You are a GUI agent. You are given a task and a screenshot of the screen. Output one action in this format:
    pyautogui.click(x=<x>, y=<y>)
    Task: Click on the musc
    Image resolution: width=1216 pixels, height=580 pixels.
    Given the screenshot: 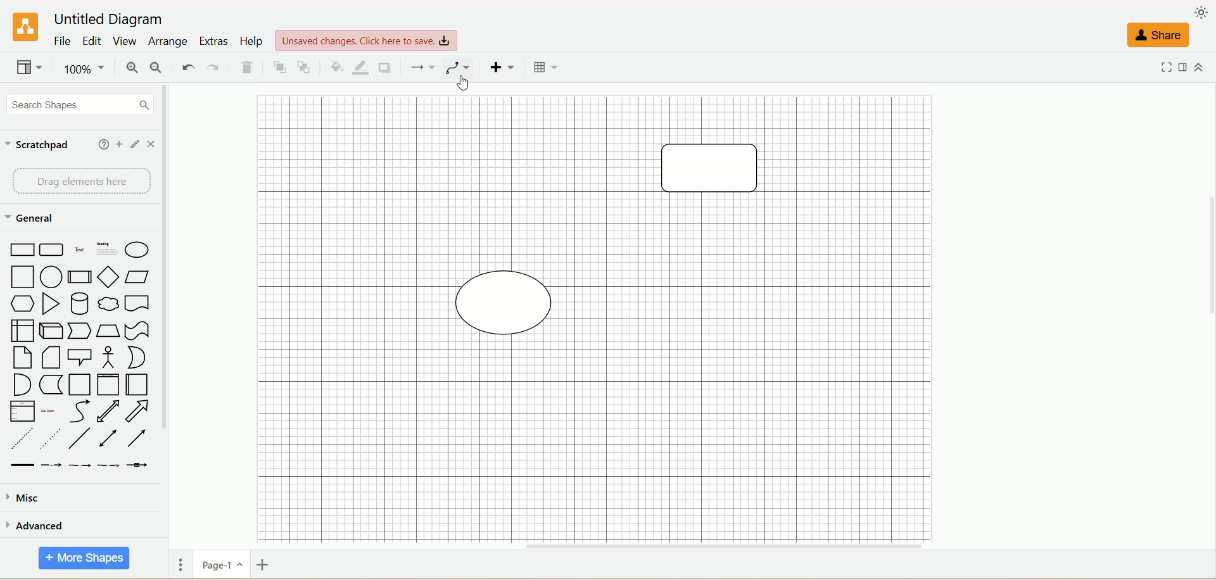 What is the action you would take?
    pyautogui.click(x=22, y=497)
    